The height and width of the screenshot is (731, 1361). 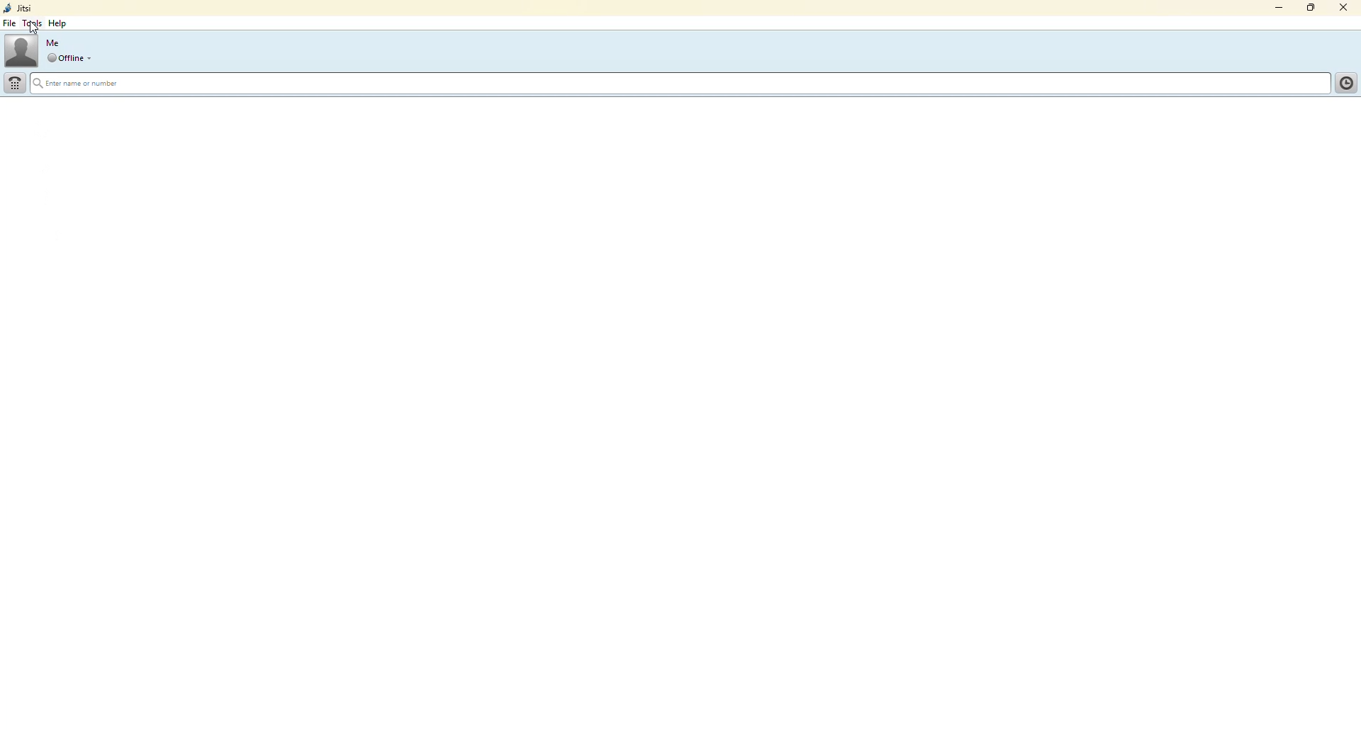 I want to click on maximize, so click(x=1310, y=9).